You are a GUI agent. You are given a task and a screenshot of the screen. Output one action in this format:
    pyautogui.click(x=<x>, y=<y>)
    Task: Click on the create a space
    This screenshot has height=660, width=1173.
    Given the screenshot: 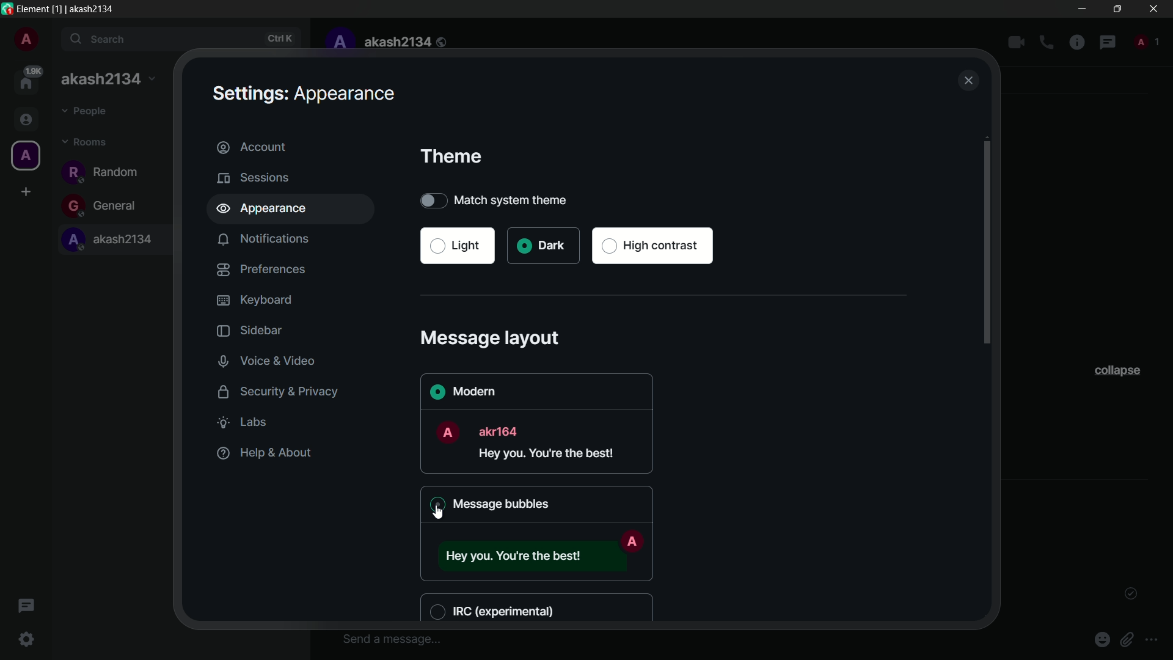 What is the action you would take?
    pyautogui.click(x=27, y=192)
    